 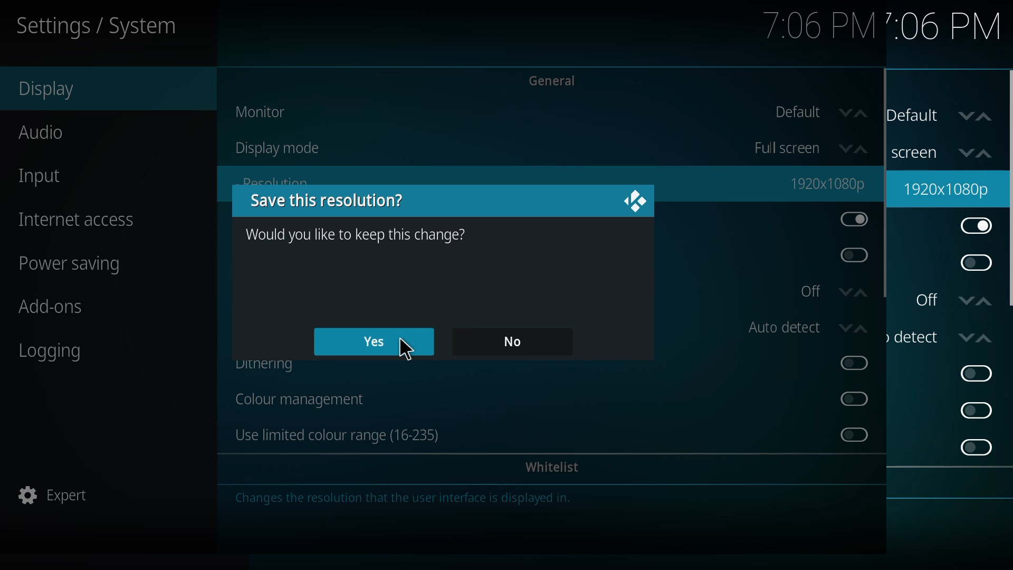 What do you see at coordinates (57, 137) in the screenshot?
I see `audio` at bounding box center [57, 137].